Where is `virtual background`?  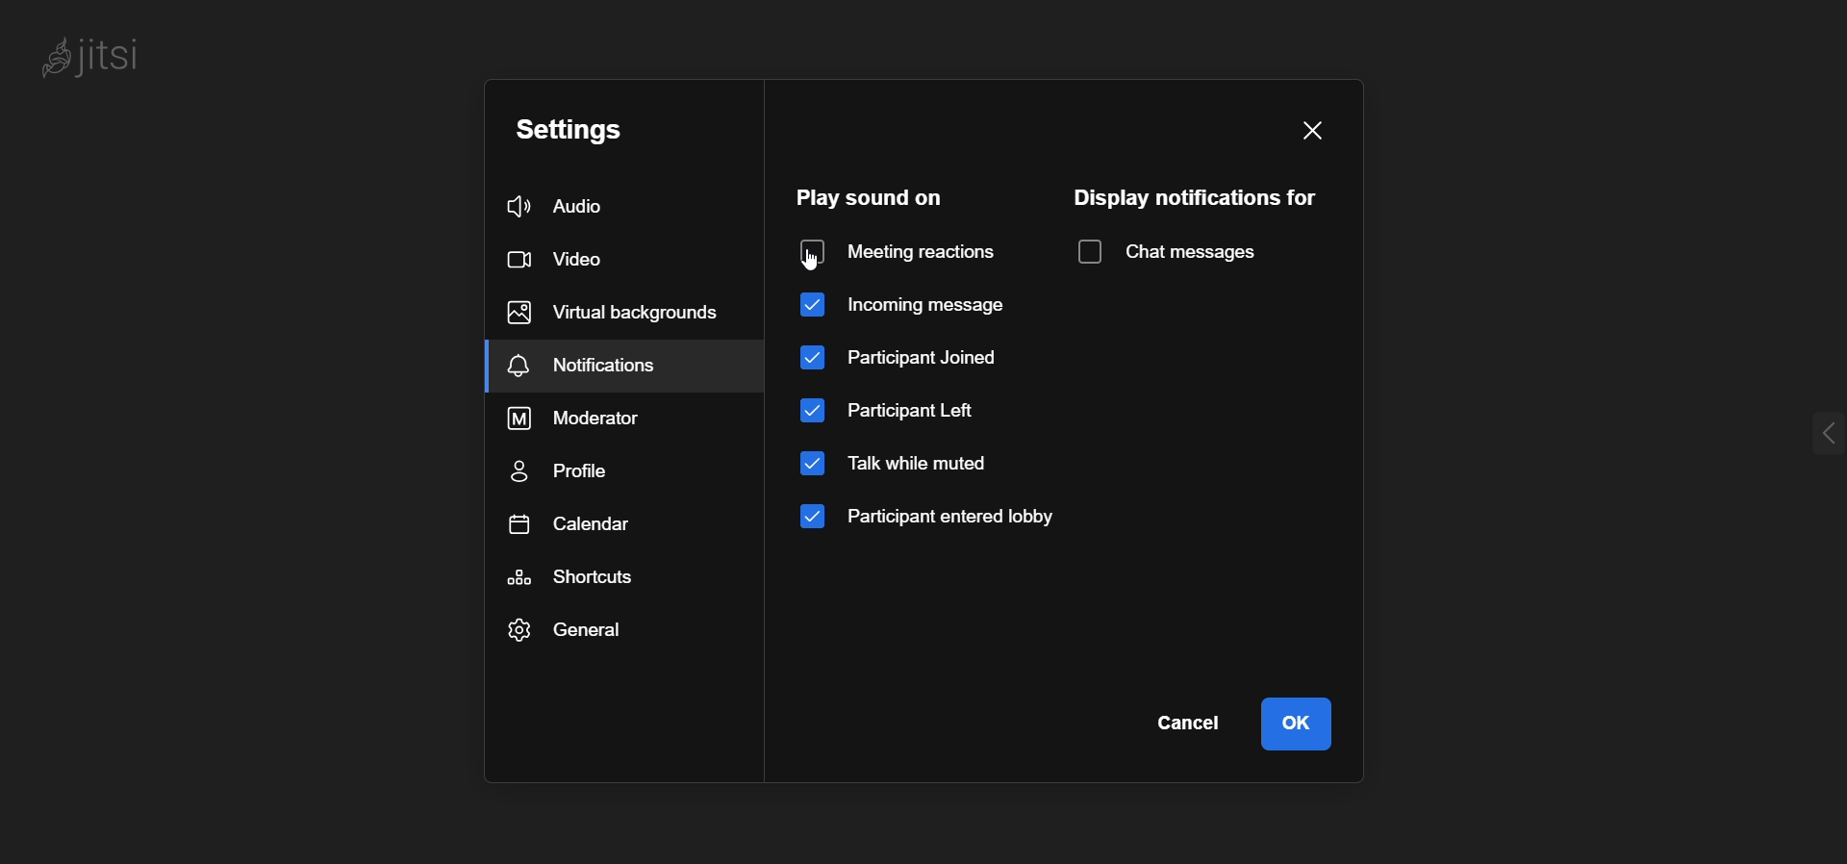 virtual background is located at coordinates (614, 309).